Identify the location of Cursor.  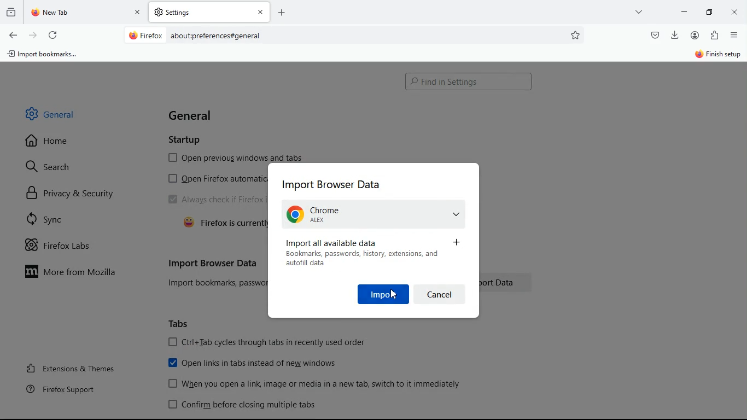
(395, 294).